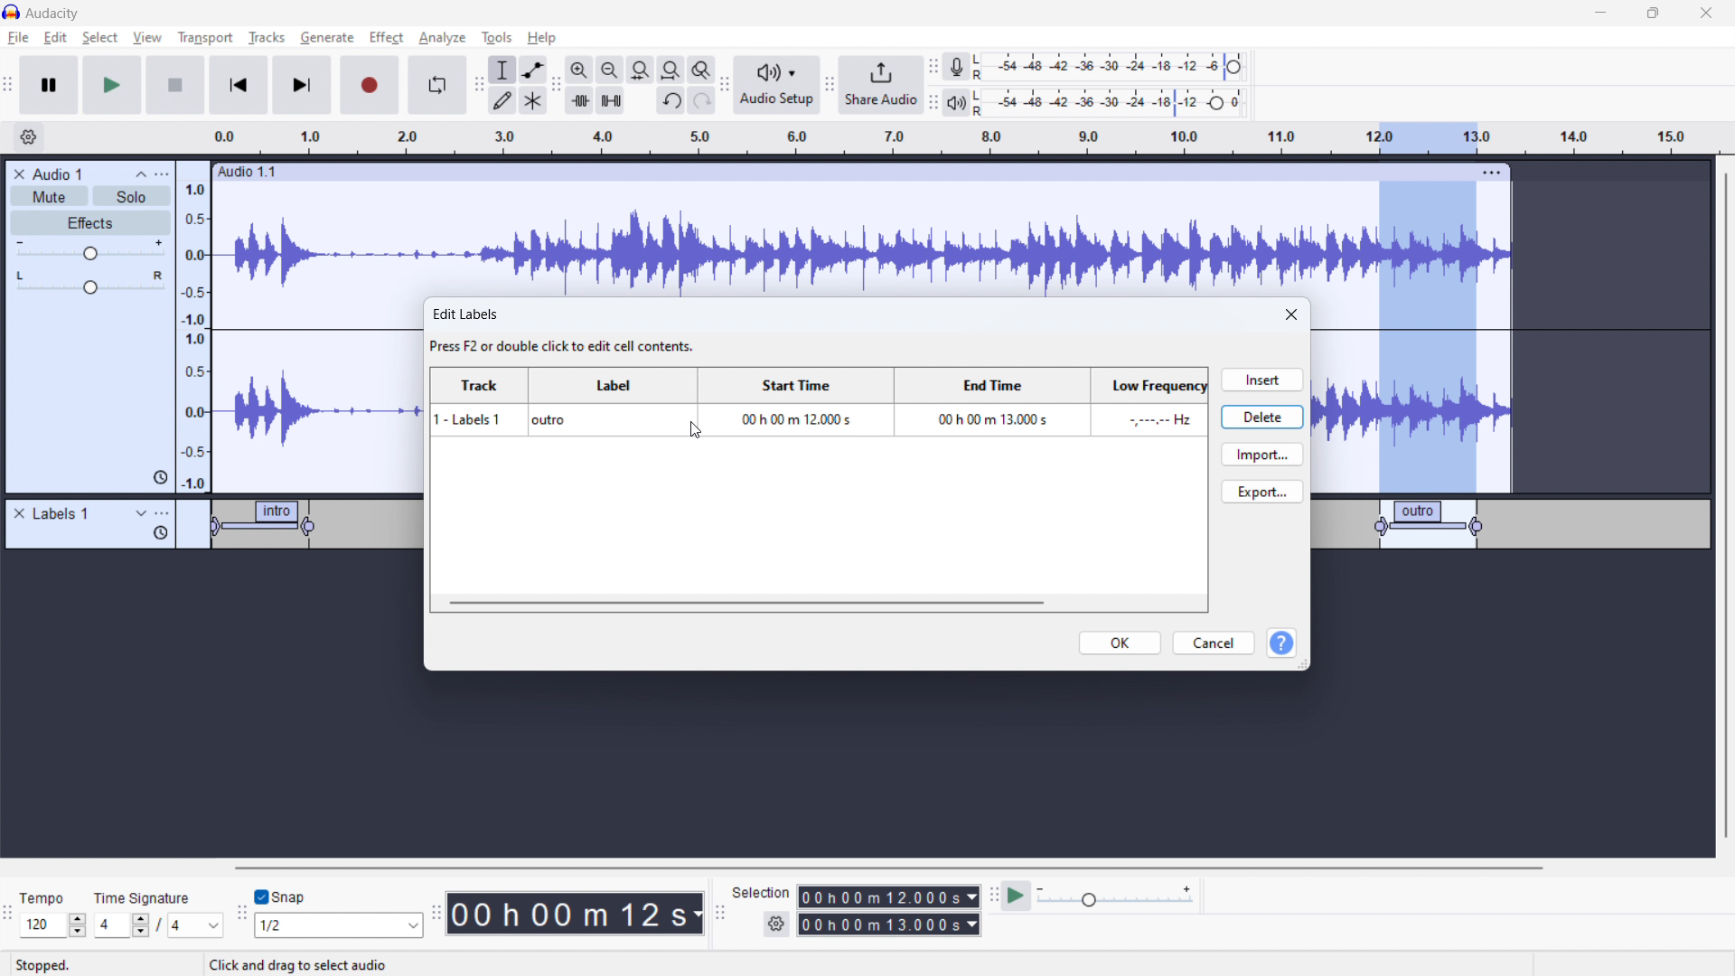 The height and width of the screenshot is (976, 1735). I want to click on fit selction to width, so click(641, 70).